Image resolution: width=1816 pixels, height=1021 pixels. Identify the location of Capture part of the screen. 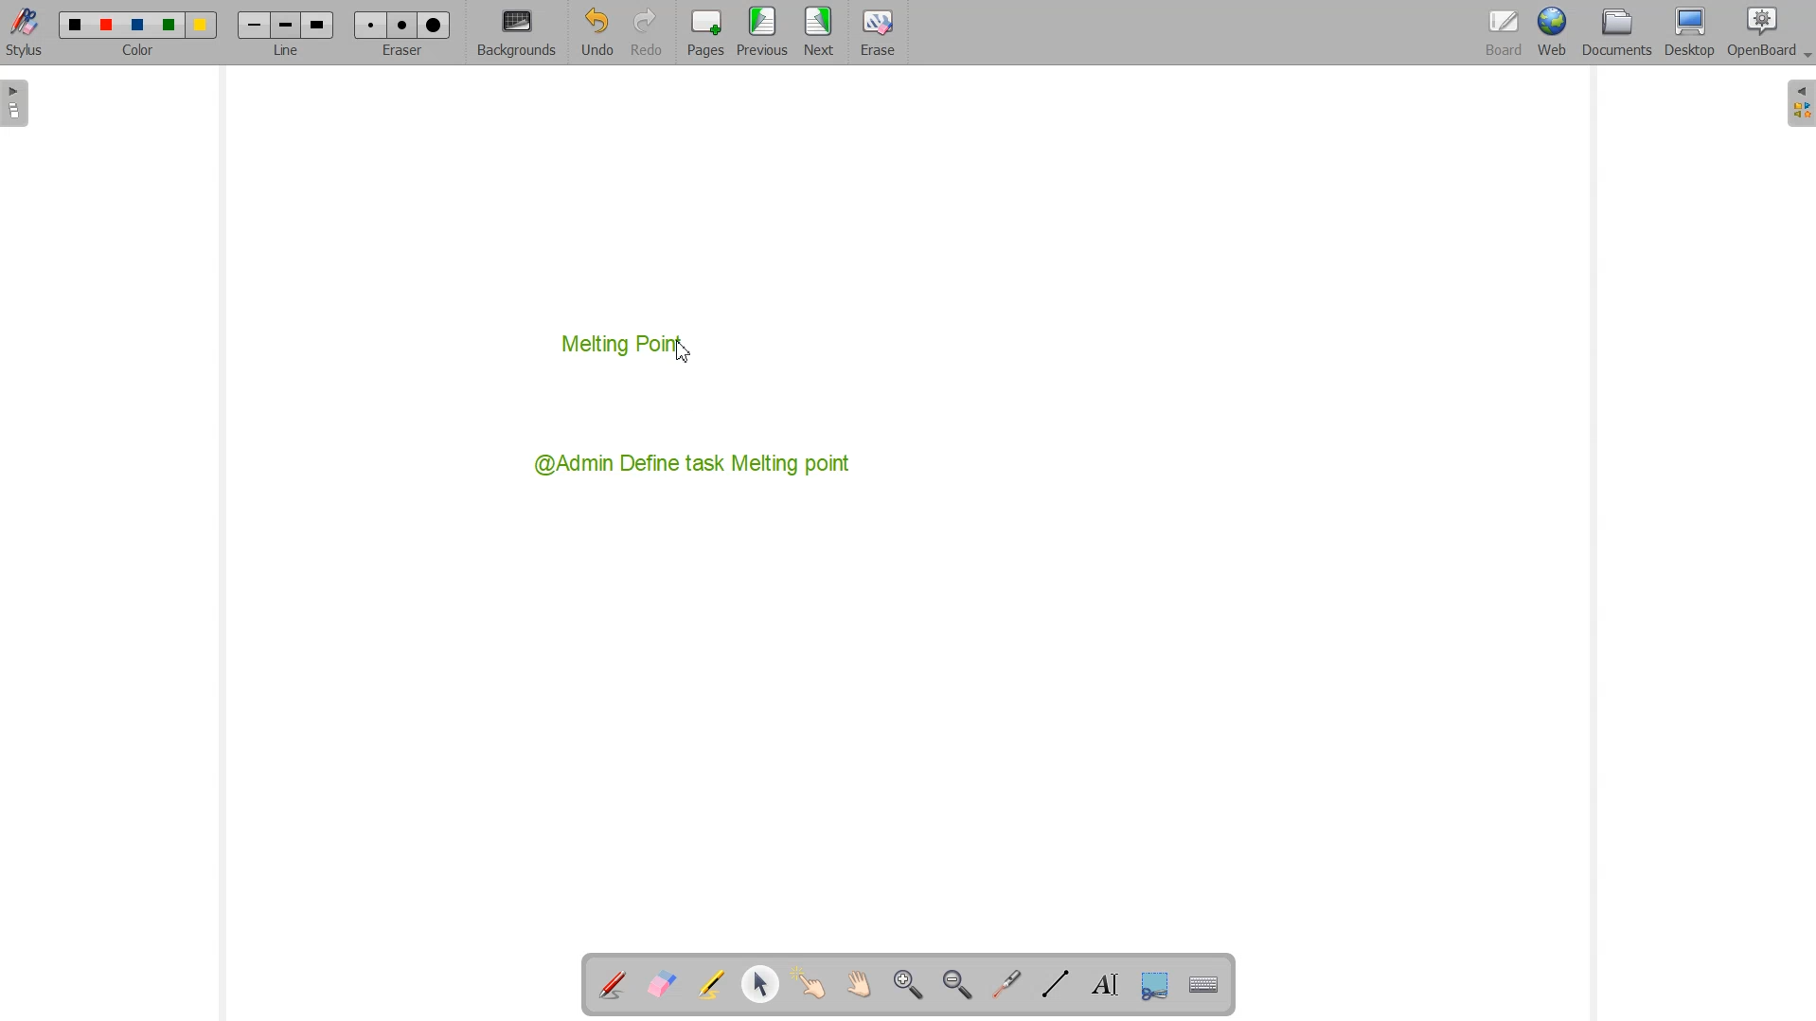
(1151, 983).